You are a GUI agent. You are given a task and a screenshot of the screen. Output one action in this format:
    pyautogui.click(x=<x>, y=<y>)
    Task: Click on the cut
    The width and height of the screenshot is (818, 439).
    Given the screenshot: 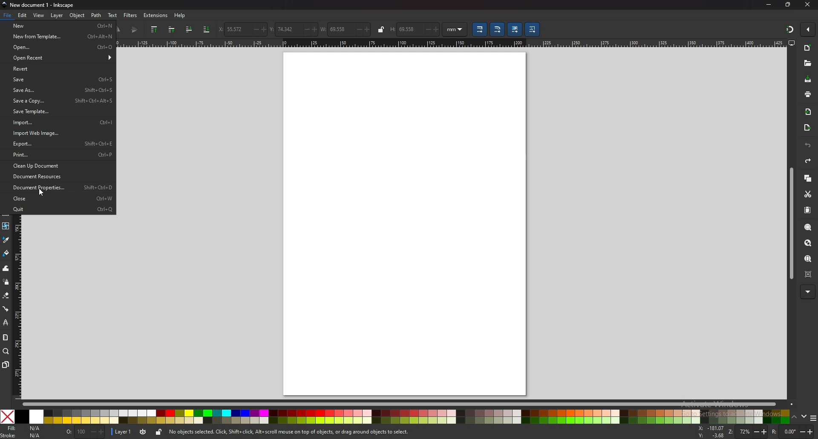 What is the action you would take?
    pyautogui.click(x=808, y=194)
    